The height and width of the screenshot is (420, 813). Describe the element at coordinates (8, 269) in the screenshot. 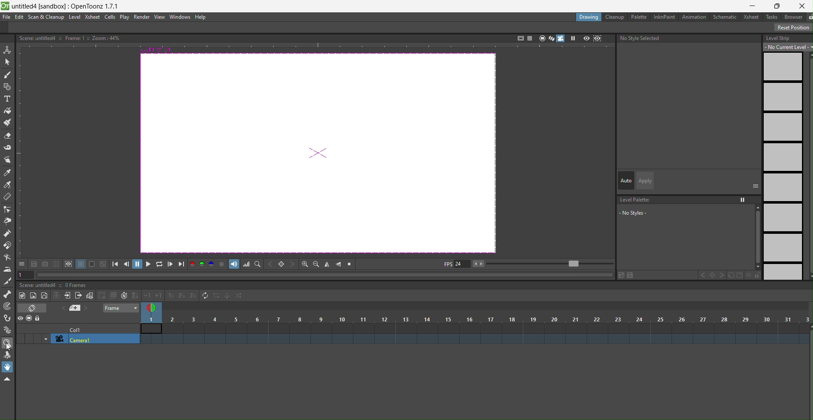

I see `iron tool` at that location.